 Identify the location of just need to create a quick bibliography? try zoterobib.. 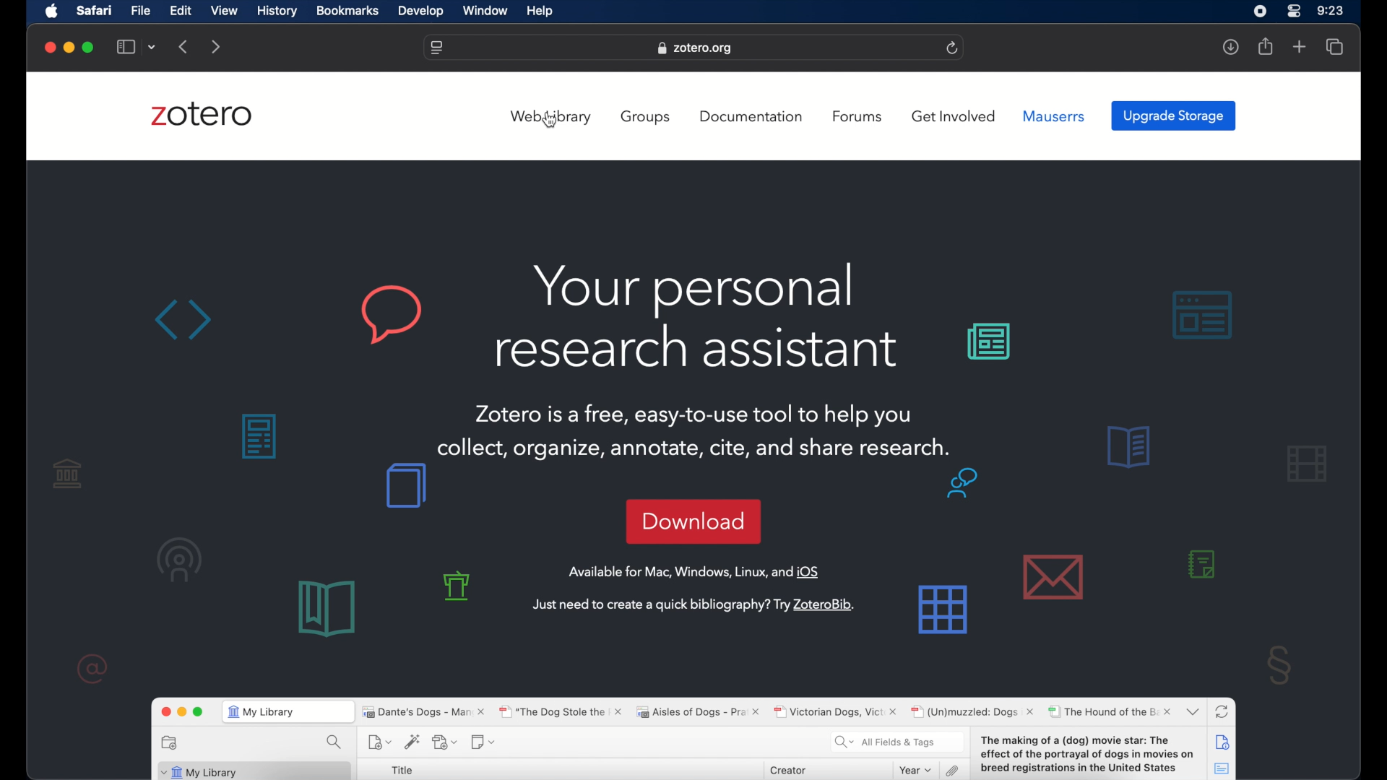
(693, 604).